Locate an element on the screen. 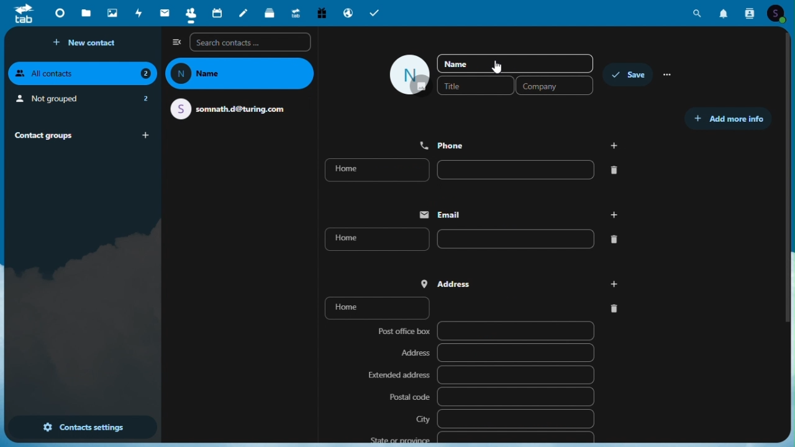  Contact groups is located at coordinates (66, 135).